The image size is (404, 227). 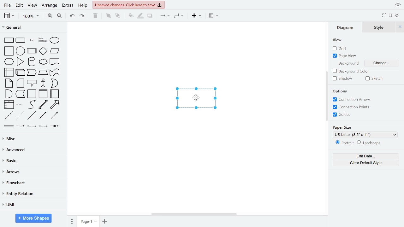 I want to click on general shapes, so click(x=8, y=40).